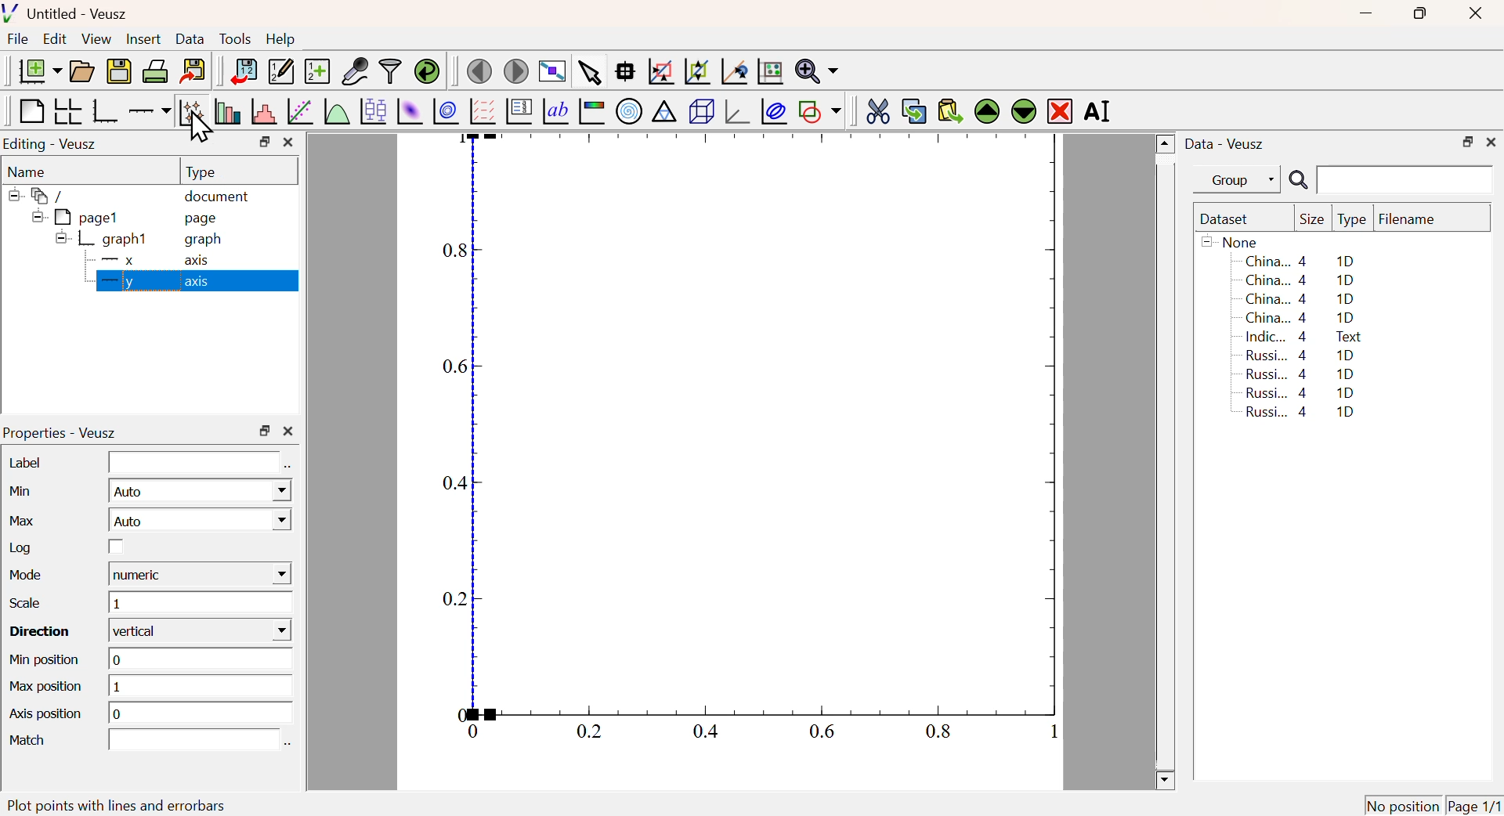 This screenshot has height=816, width=1504. Describe the element at coordinates (1403, 803) in the screenshot. I see `No position` at that location.